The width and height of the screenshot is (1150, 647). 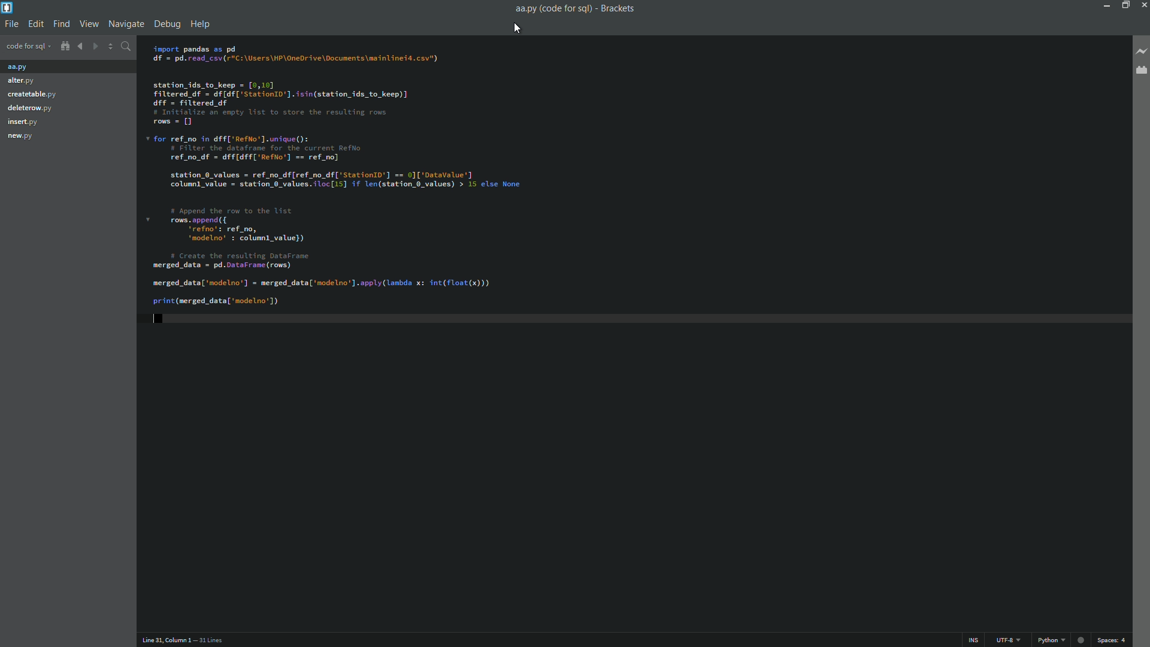 I want to click on edit menu, so click(x=35, y=22).